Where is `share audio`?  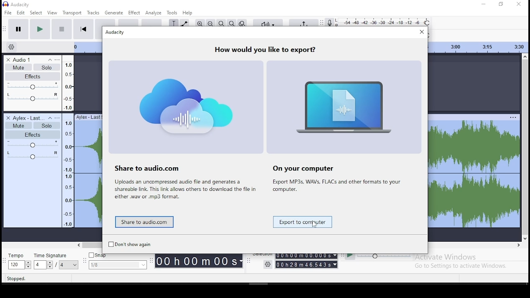
share audio is located at coordinates (302, 22).